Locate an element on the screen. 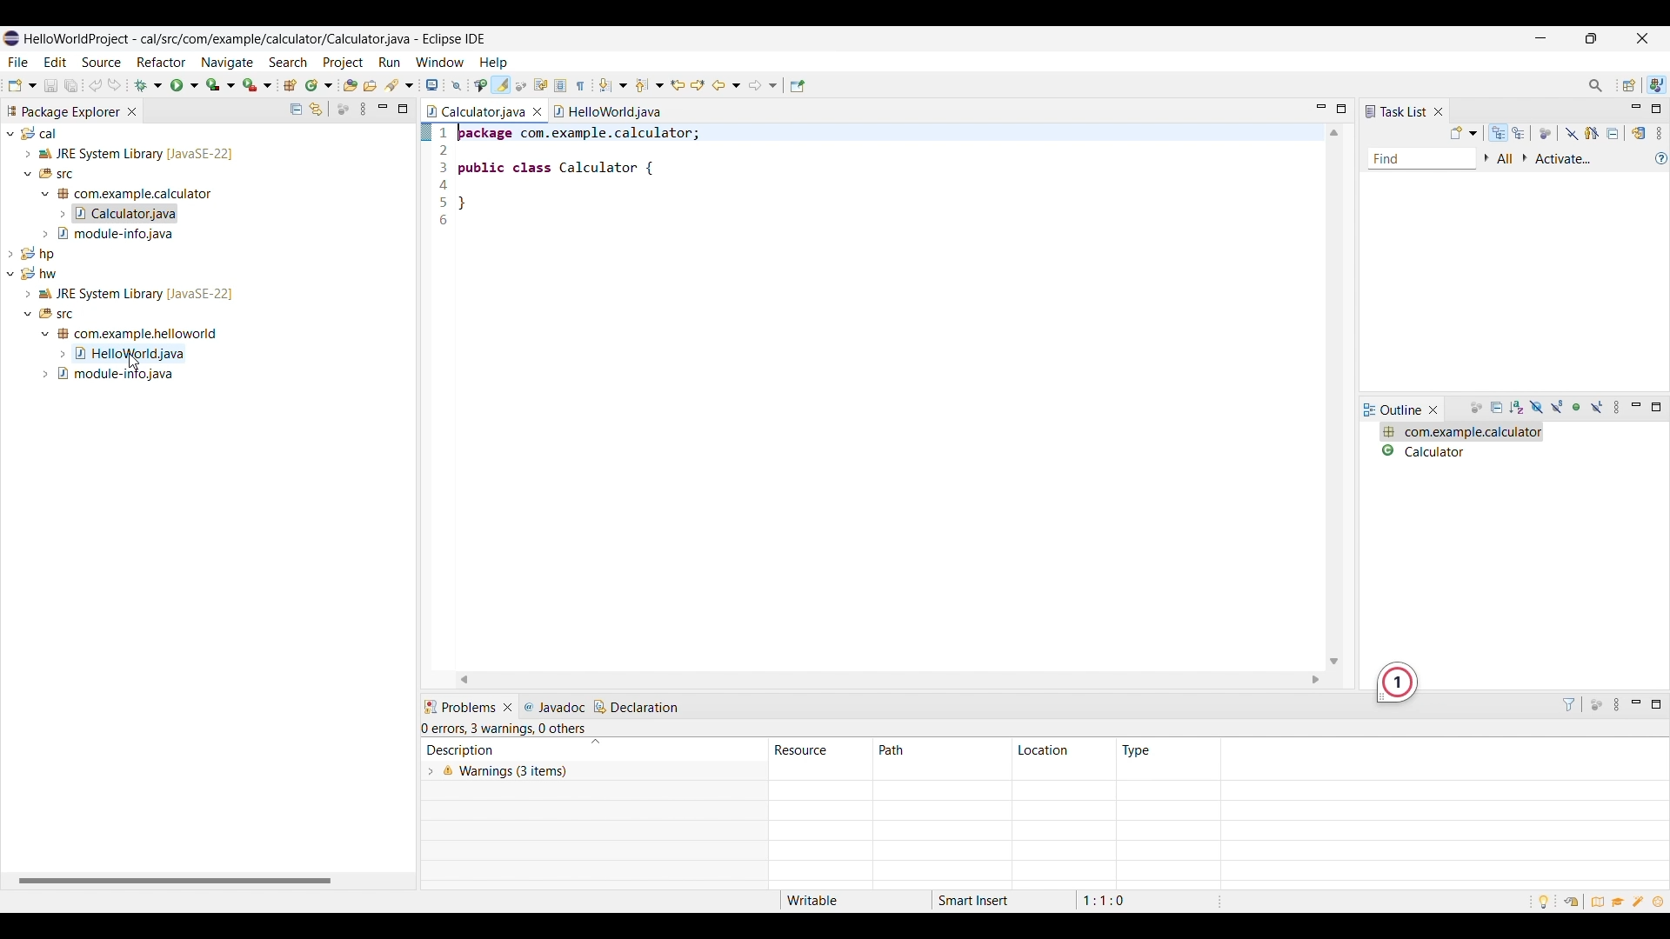 This screenshot has width=1670, height=939. Close is located at coordinates (1438, 111).